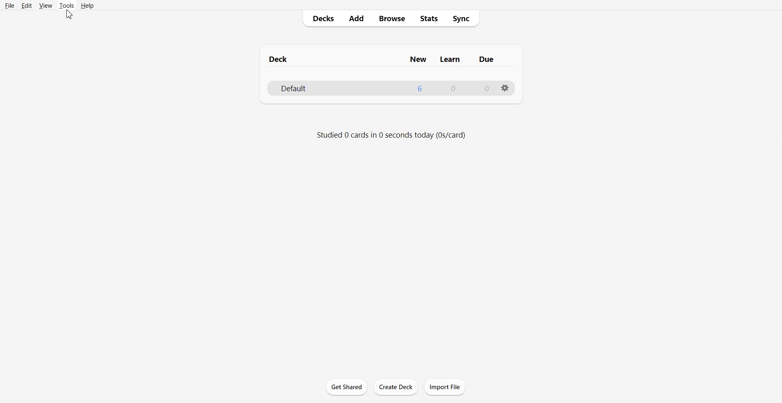  Describe the element at coordinates (347, 386) in the screenshot. I see `Get Shared` at that location.